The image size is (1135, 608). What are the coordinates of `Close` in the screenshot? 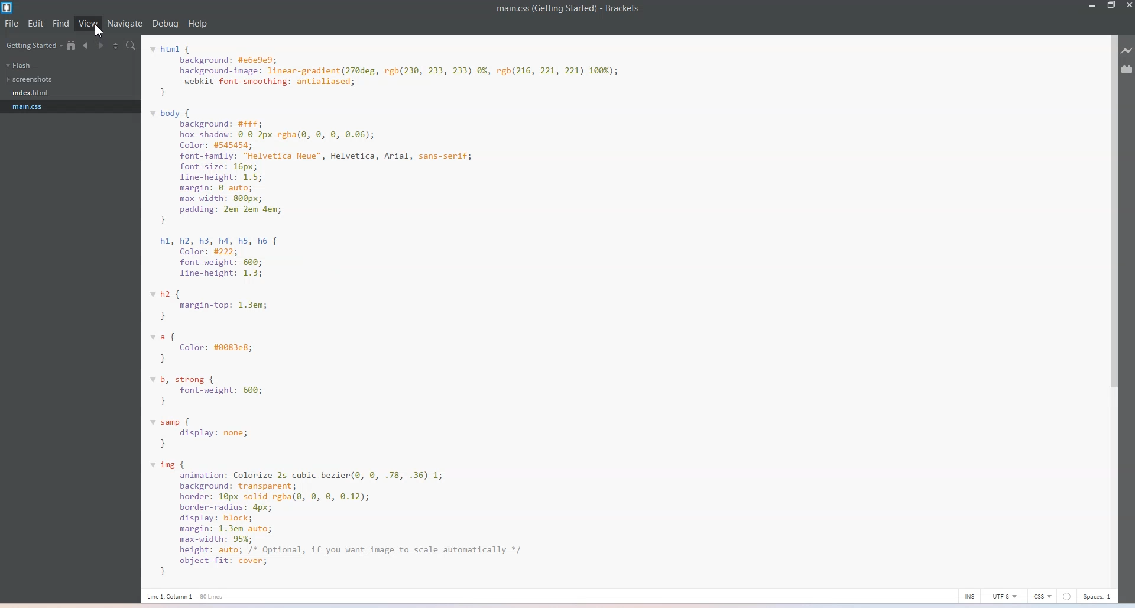 It's located at (1128, 6).